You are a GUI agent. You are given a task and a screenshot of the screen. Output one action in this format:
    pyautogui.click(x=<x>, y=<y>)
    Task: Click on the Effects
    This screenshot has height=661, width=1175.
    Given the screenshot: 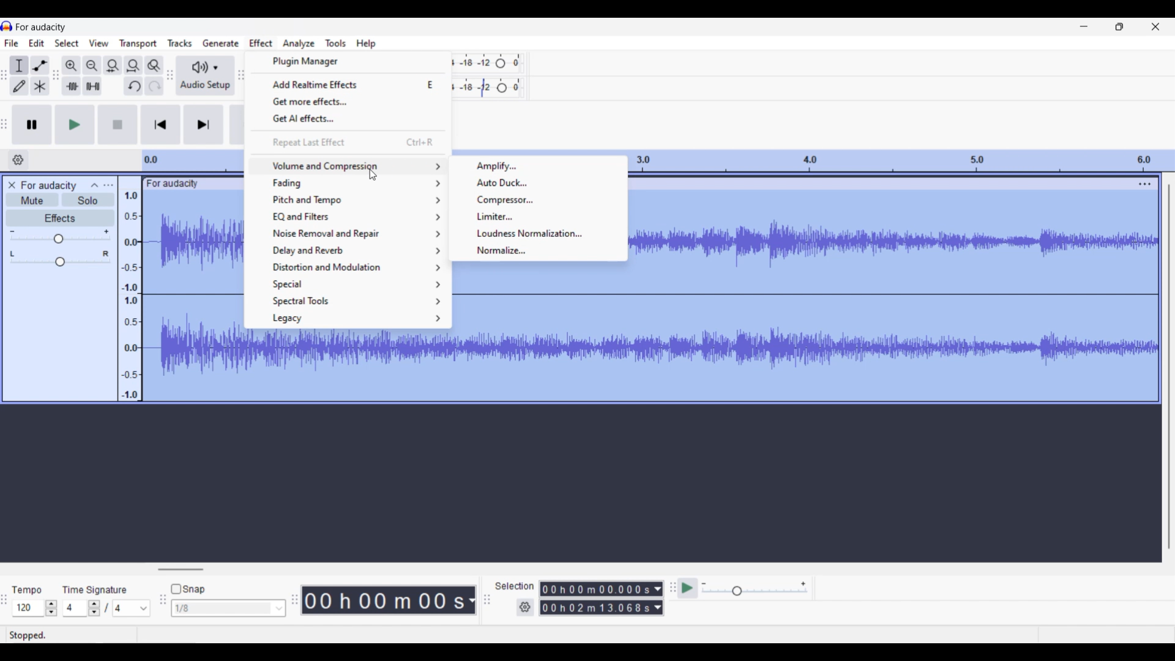 What is the action you would take?
    pyautogui.click(x=43, y=218)
    